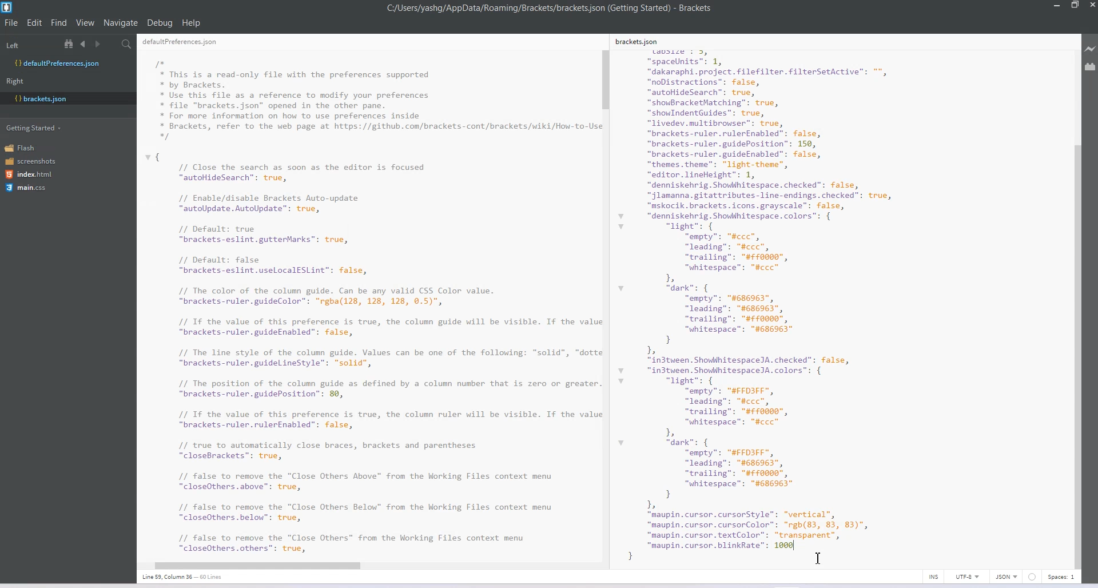 The height and width of the screenshot is (588, 1098). Describe the element at coordinates (86, 22) in the screenshot. I see `View` at that location.